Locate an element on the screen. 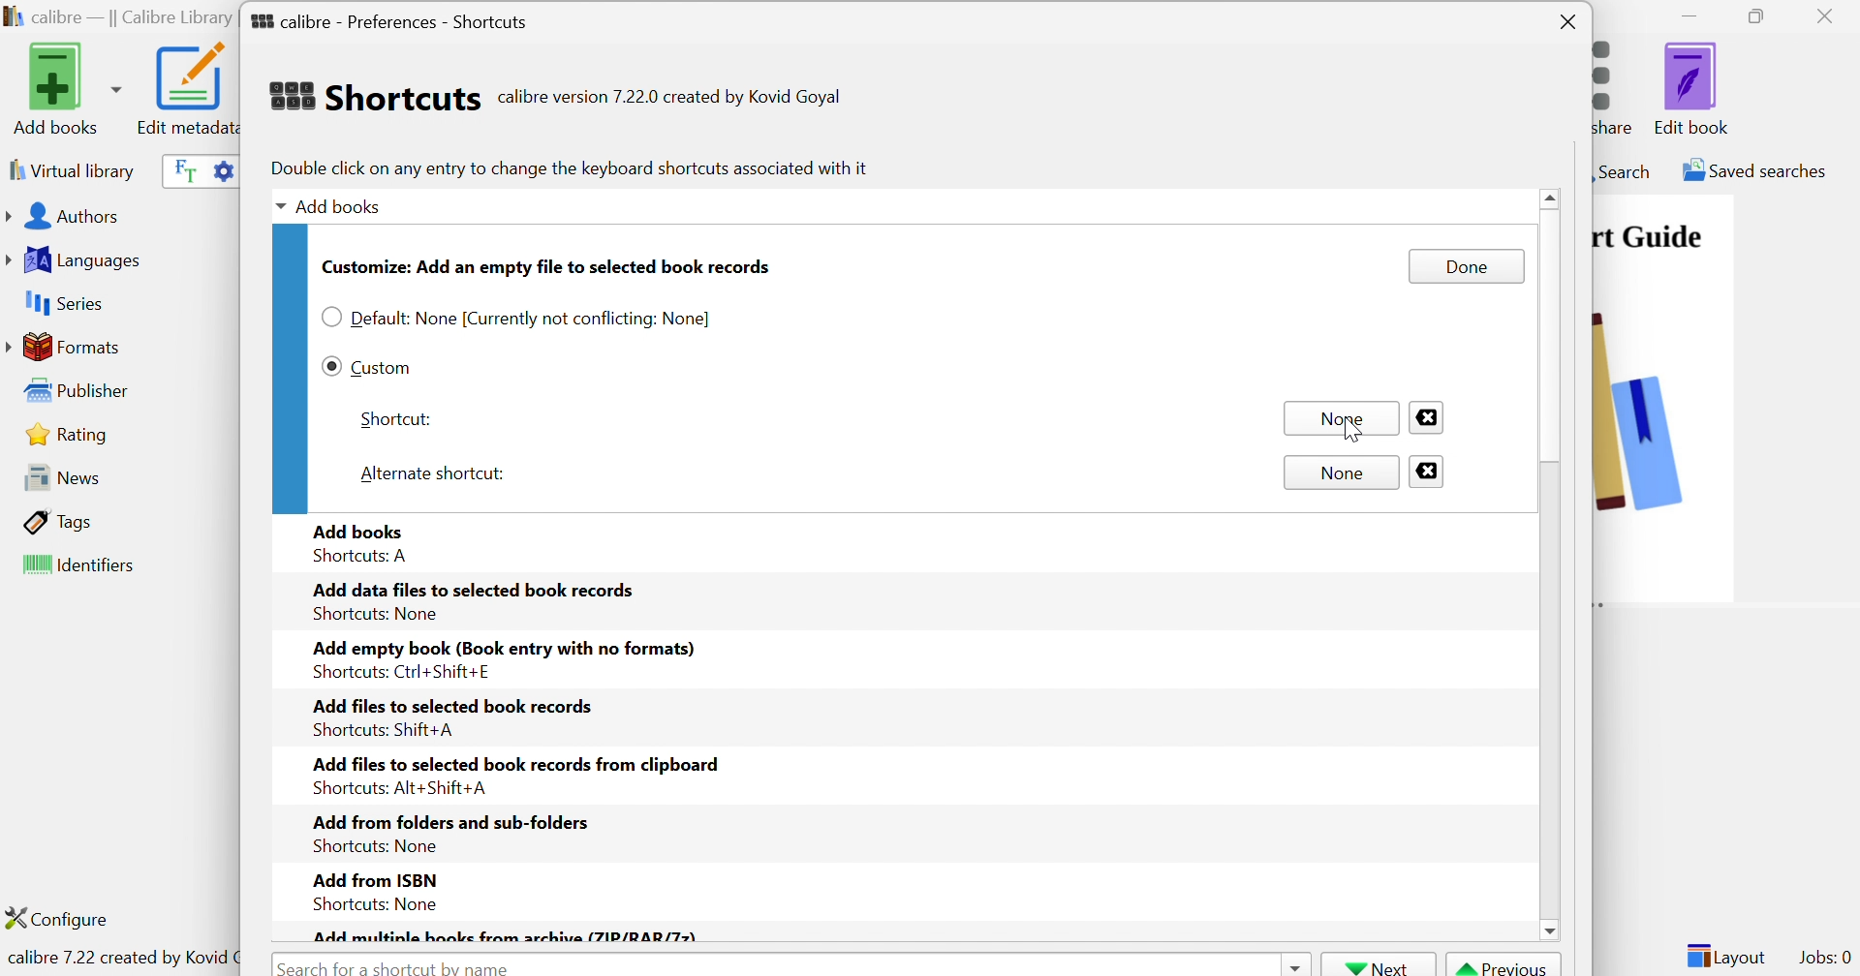 This screenshot has width=1860, height=976. None is located at coordinates (1342, 473).